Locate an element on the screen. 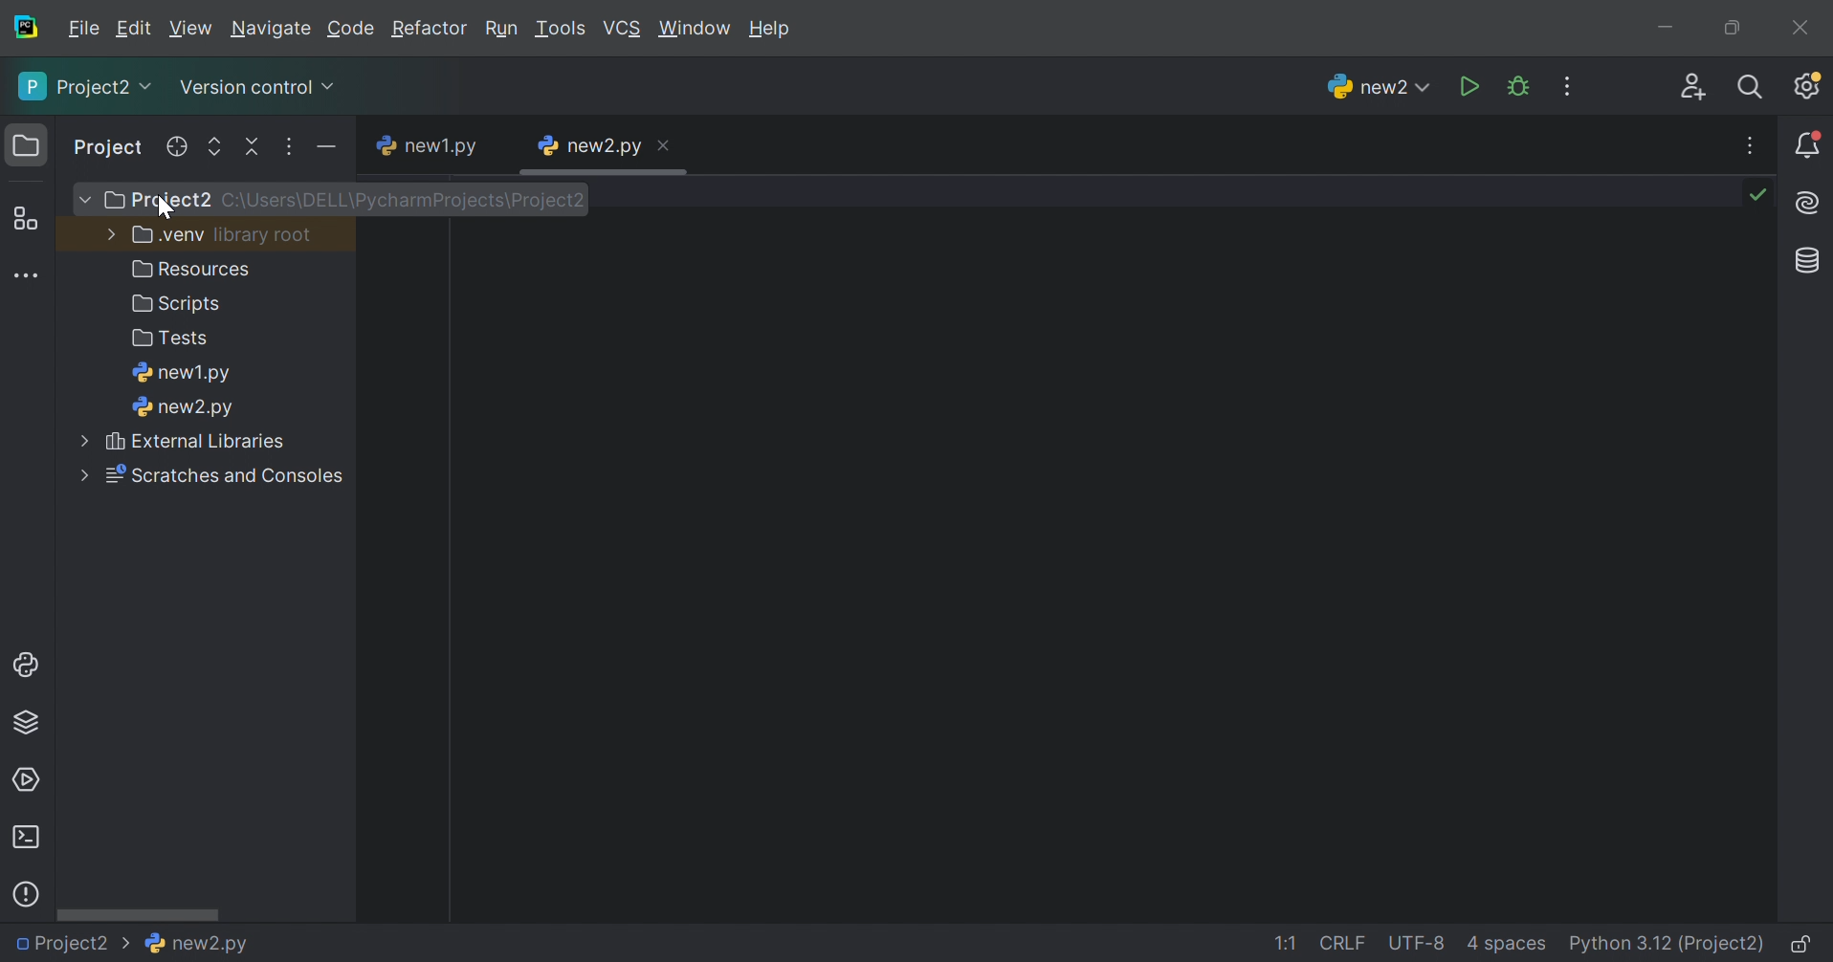 Image resolution: width=1833 pixels, height=962 pixels. No problems is located at coordinates (1762, 194).